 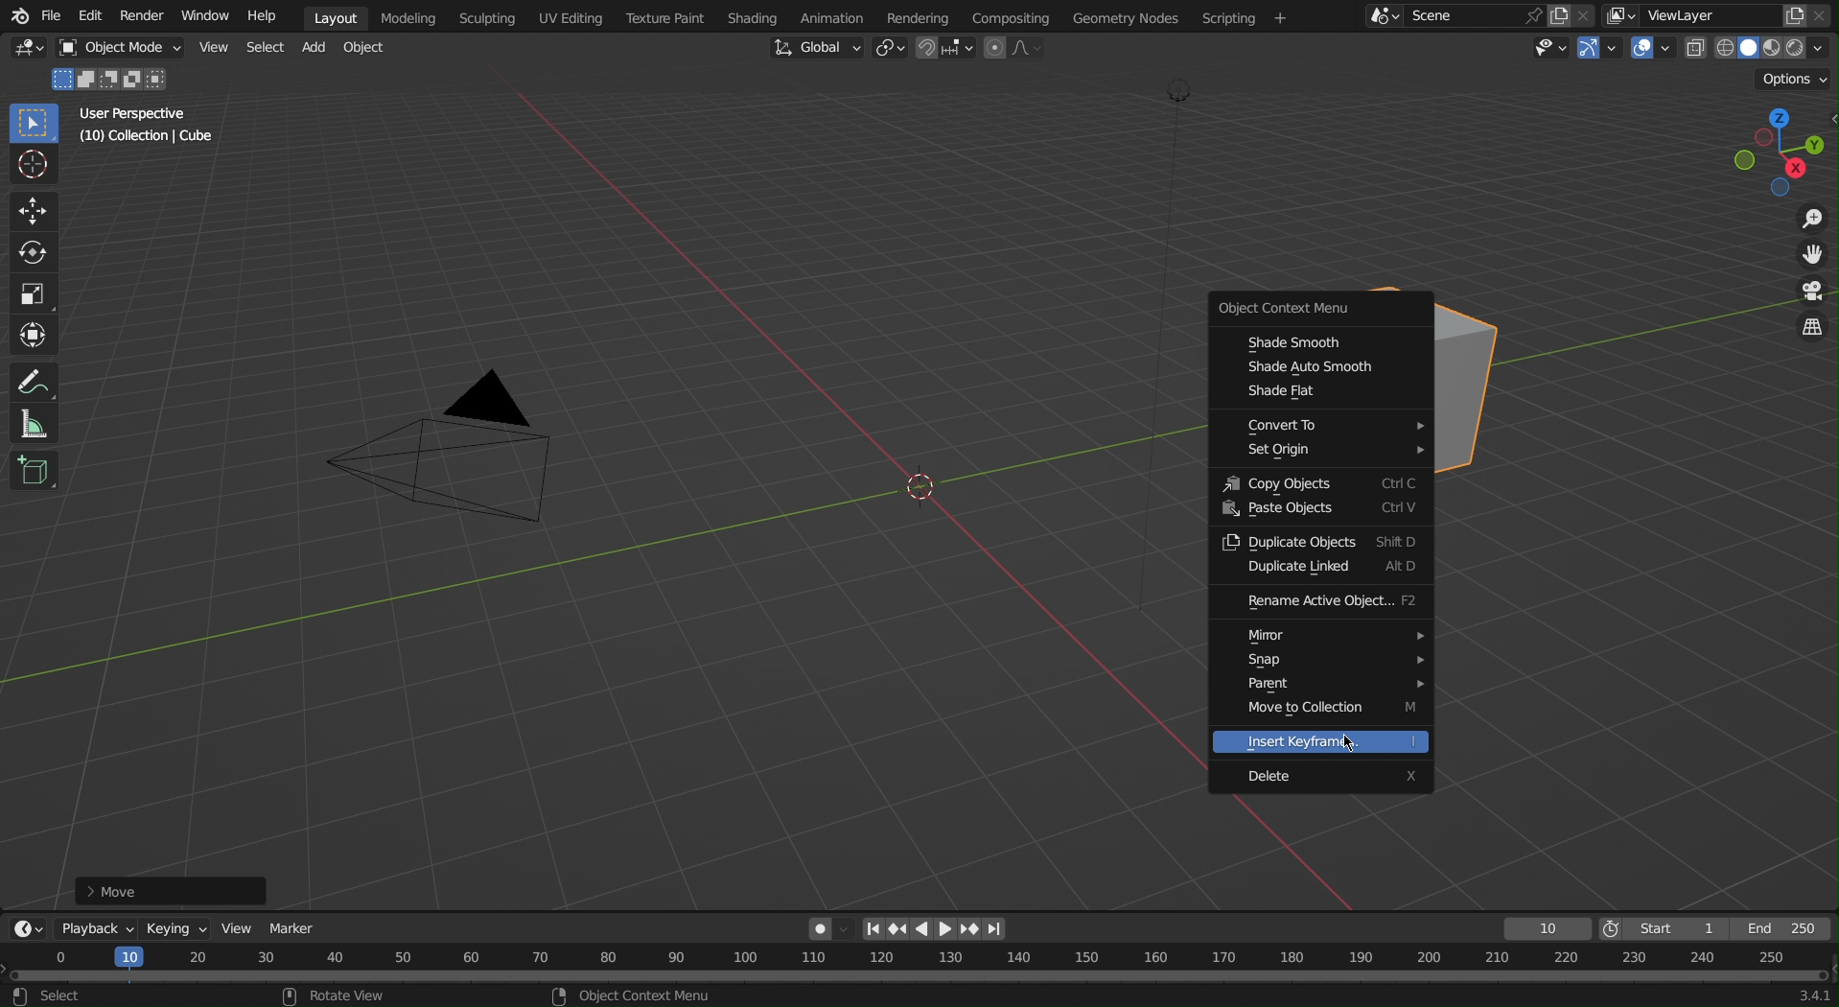 What do you see at coordinates (86, 15) in the screenshot?
I see `Edit` at bounding box center [86, 15].